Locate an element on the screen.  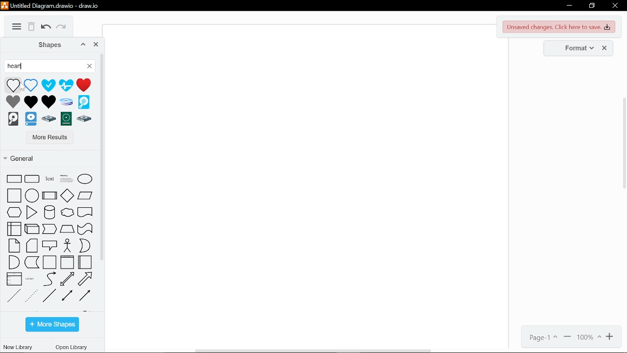
rounded rectangle is located at coordinates (32, 178).